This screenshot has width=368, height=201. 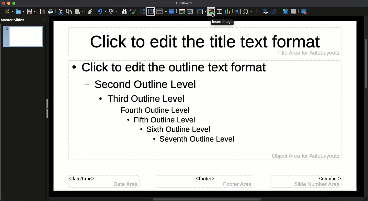 I want to click on Display grid, so click(x=143, y=11).